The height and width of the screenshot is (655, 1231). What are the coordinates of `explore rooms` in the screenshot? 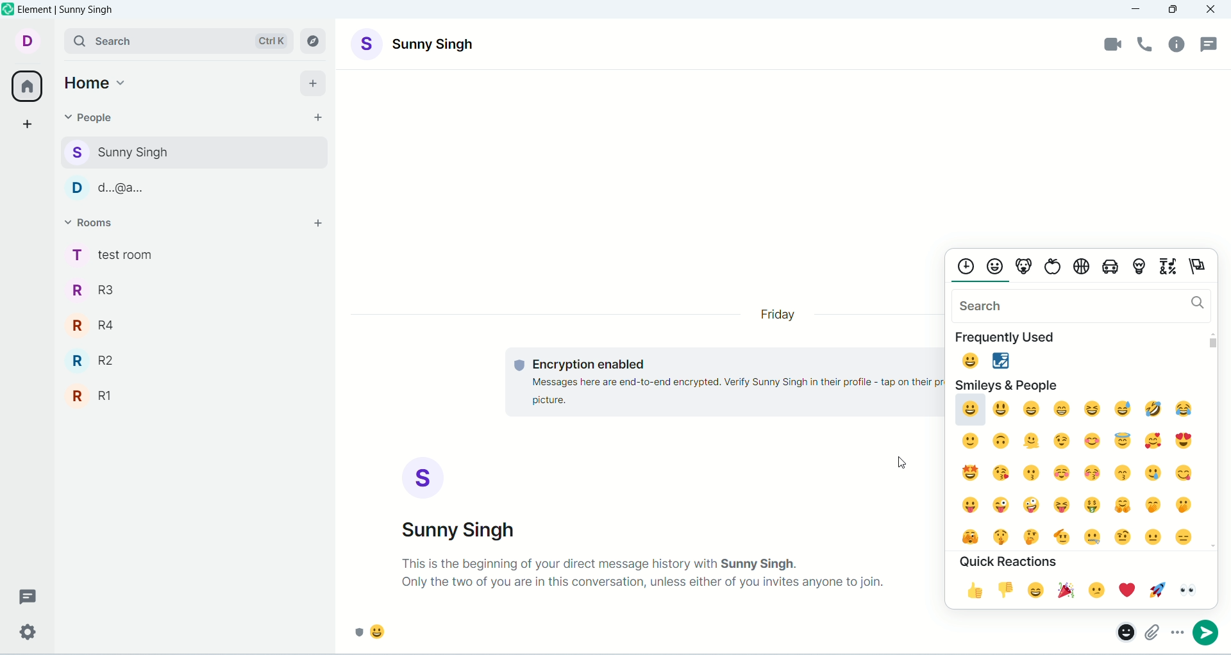 It's located at (315, 42).